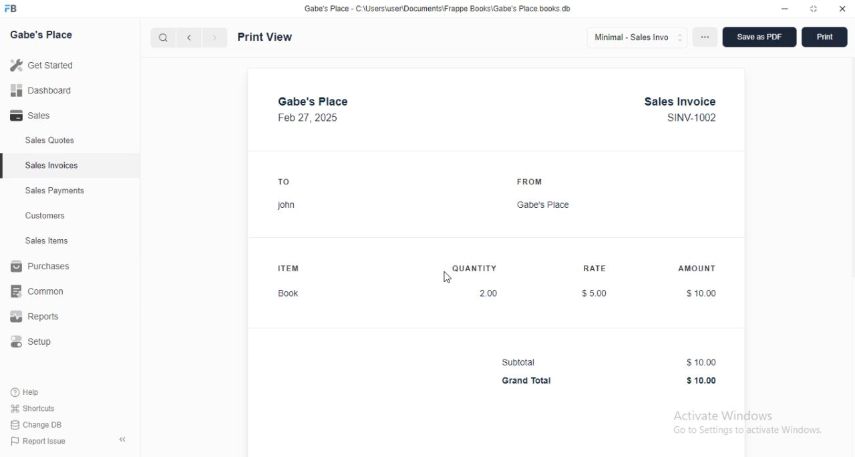  I want to click on print view, so click(265, 37).